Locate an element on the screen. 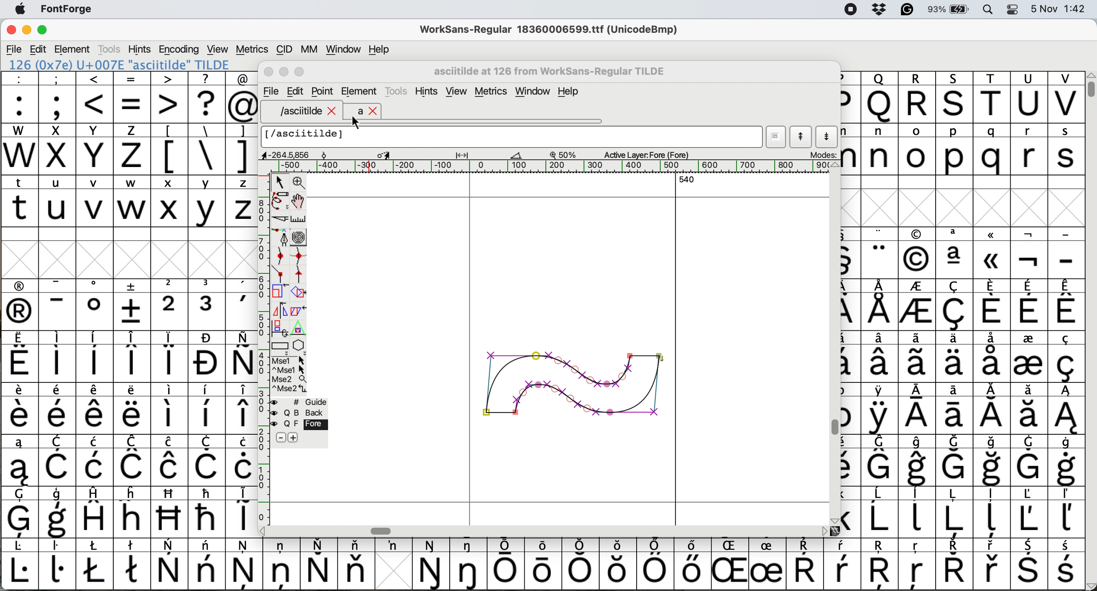  symbol is located at coordinates (880, 460).